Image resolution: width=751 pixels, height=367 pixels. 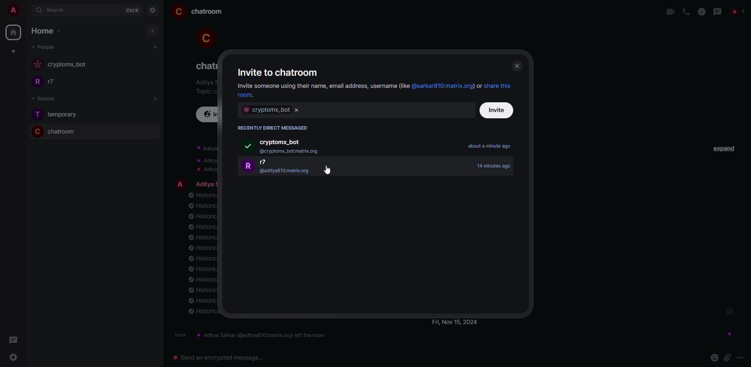 I want to click on navigator, so click(x=153, y=11).